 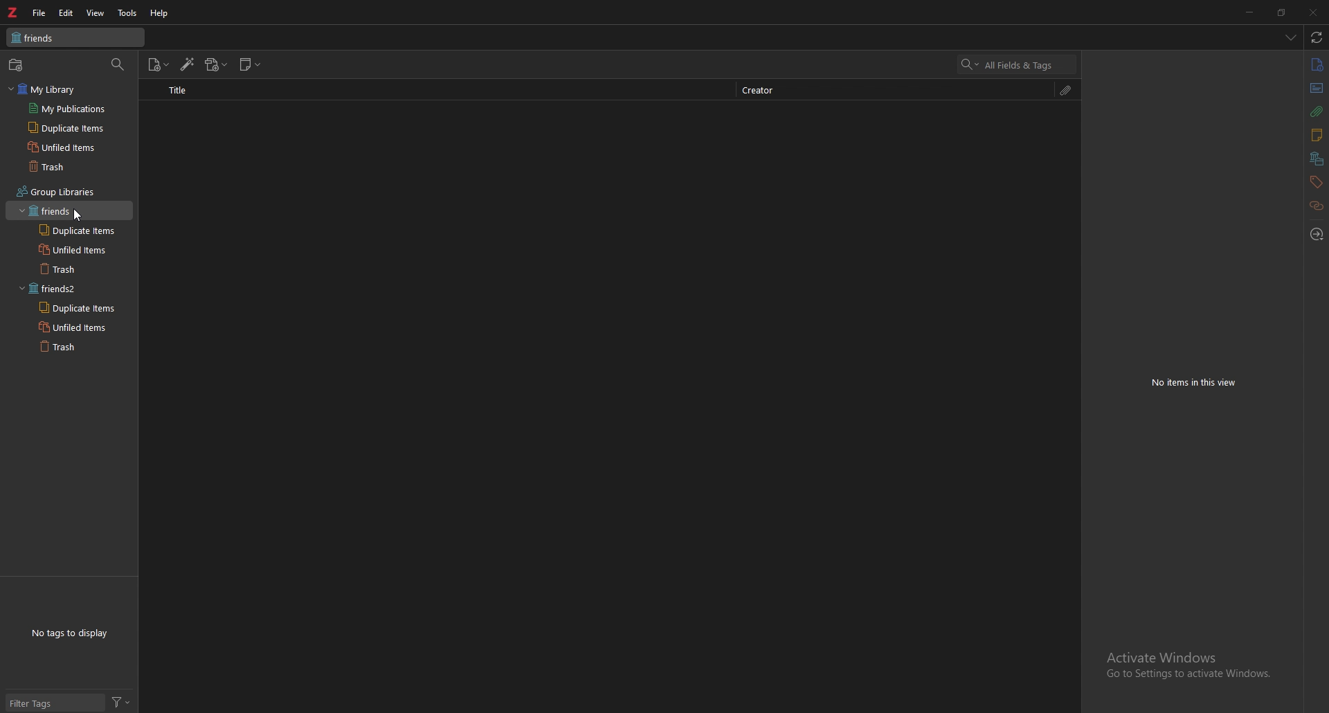 I want to click on notes, so click(x=1317, y=136).